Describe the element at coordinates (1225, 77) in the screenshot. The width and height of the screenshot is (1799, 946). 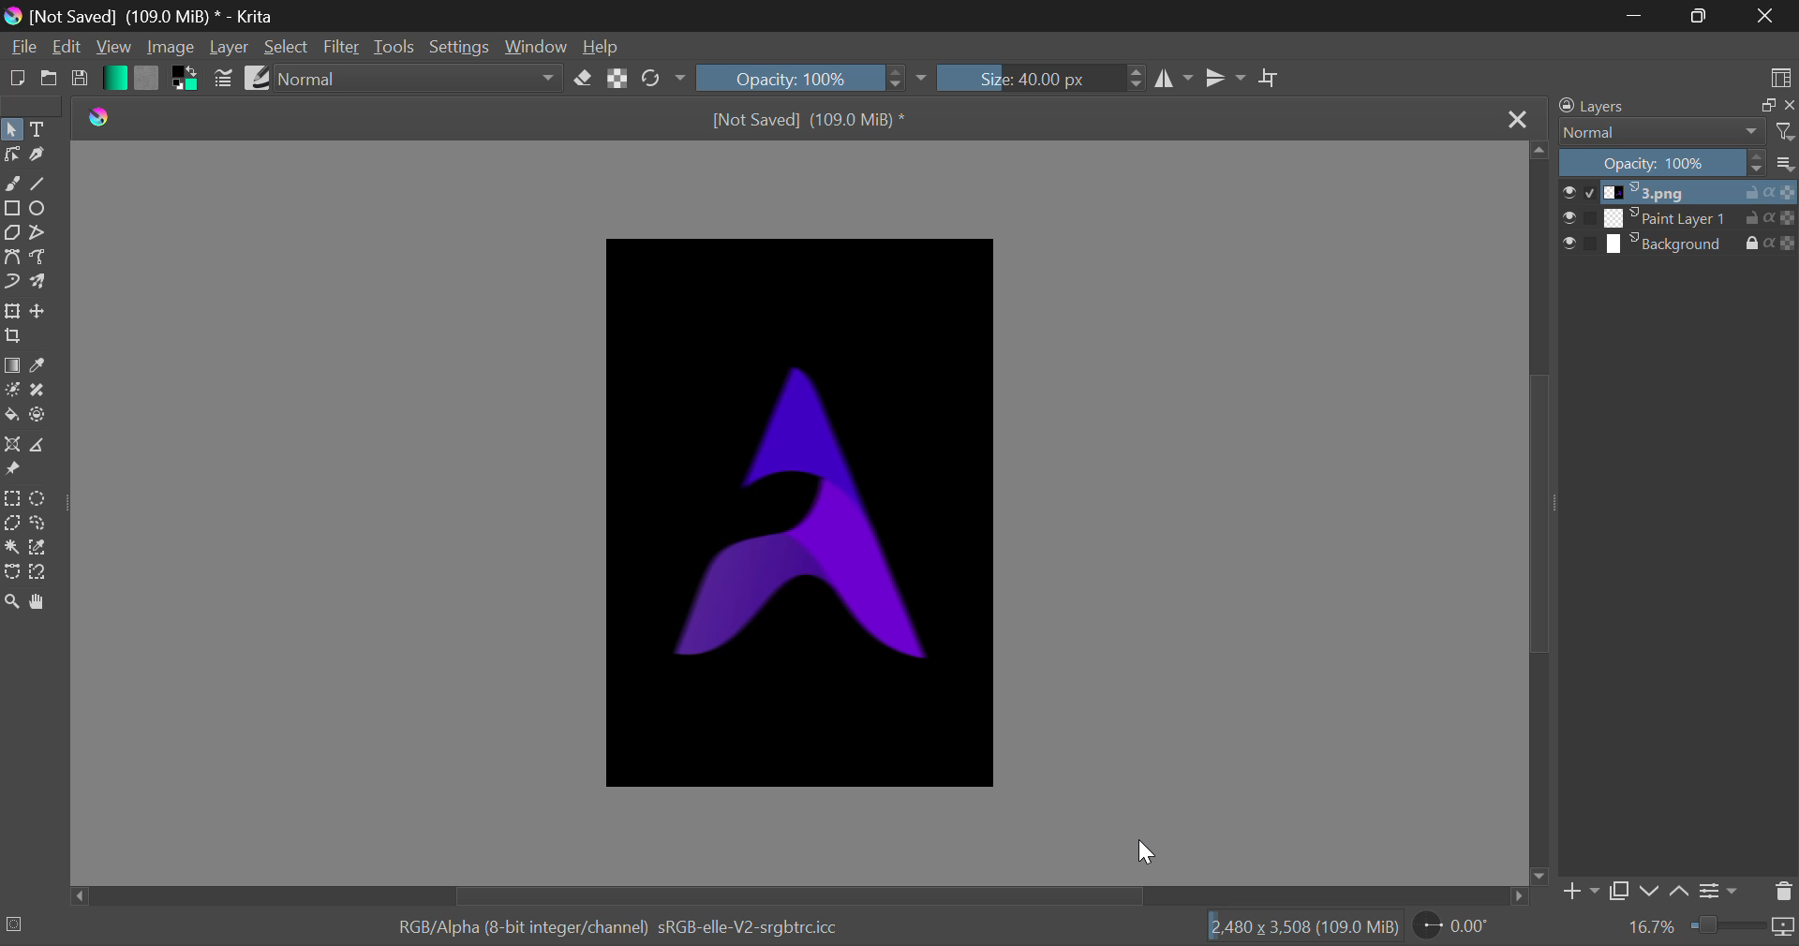
I see `Horizontal Mirror Flip` at that location.